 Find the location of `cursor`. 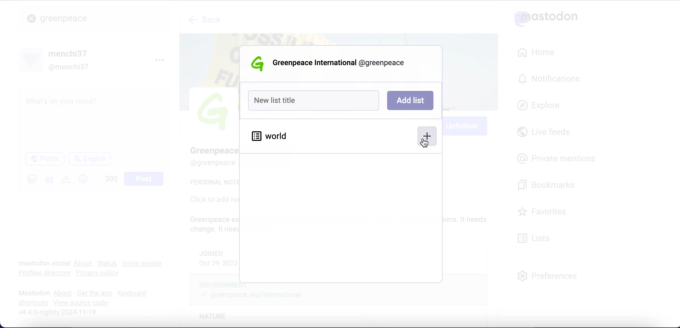

cursor is located at coordinates (426, 143).